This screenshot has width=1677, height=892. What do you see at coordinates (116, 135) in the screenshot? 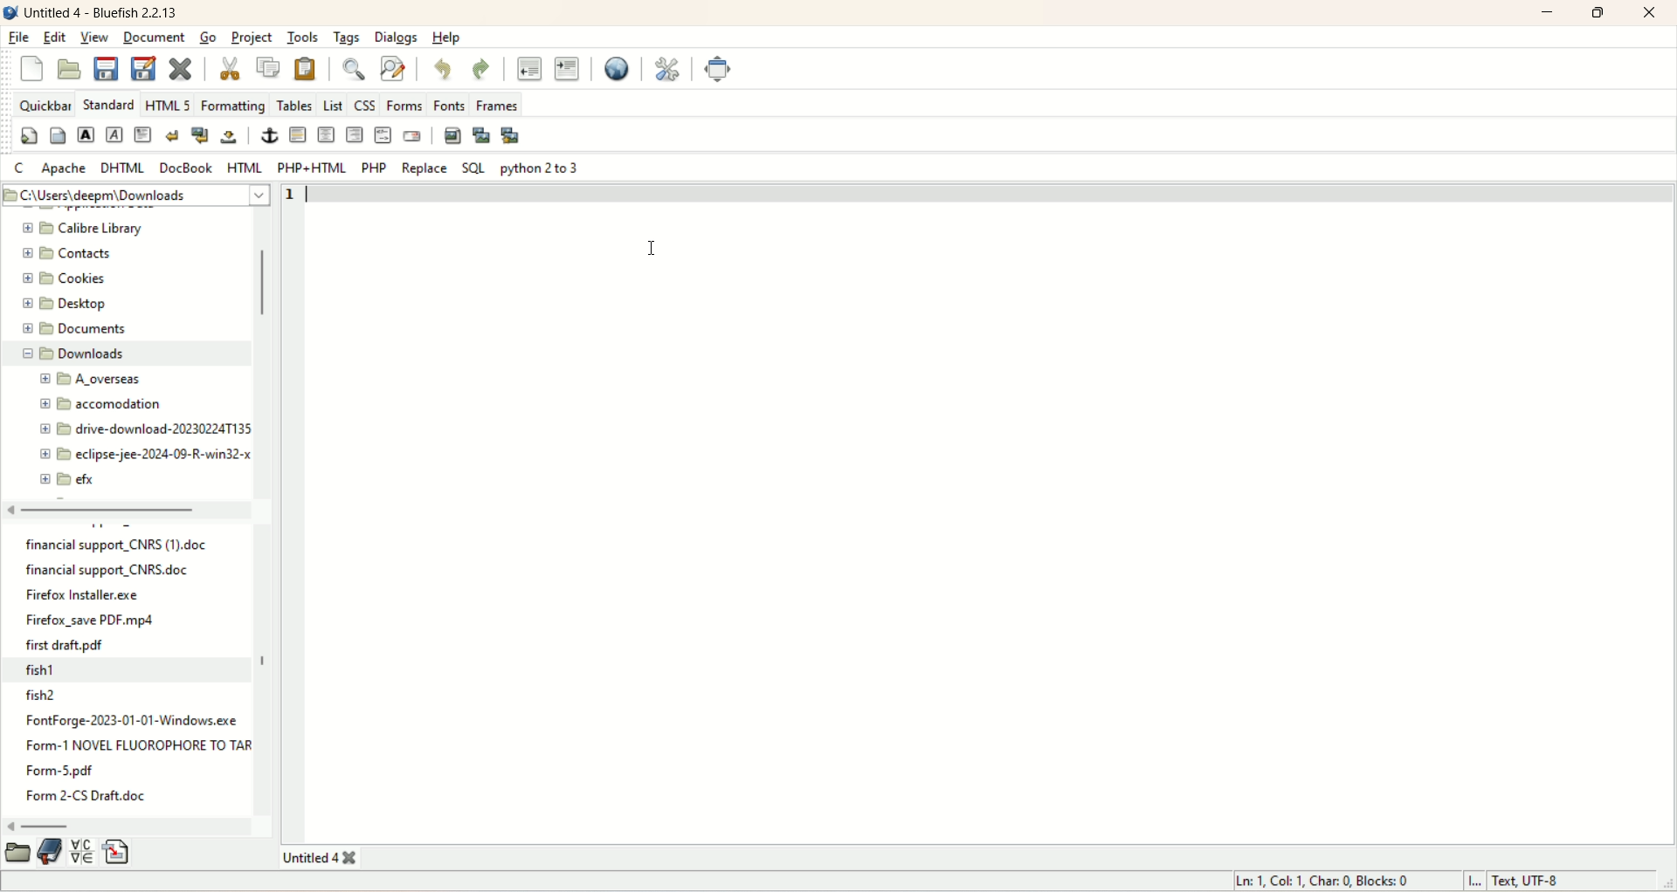
I see `emphasize` at bounding box center [116, 135].